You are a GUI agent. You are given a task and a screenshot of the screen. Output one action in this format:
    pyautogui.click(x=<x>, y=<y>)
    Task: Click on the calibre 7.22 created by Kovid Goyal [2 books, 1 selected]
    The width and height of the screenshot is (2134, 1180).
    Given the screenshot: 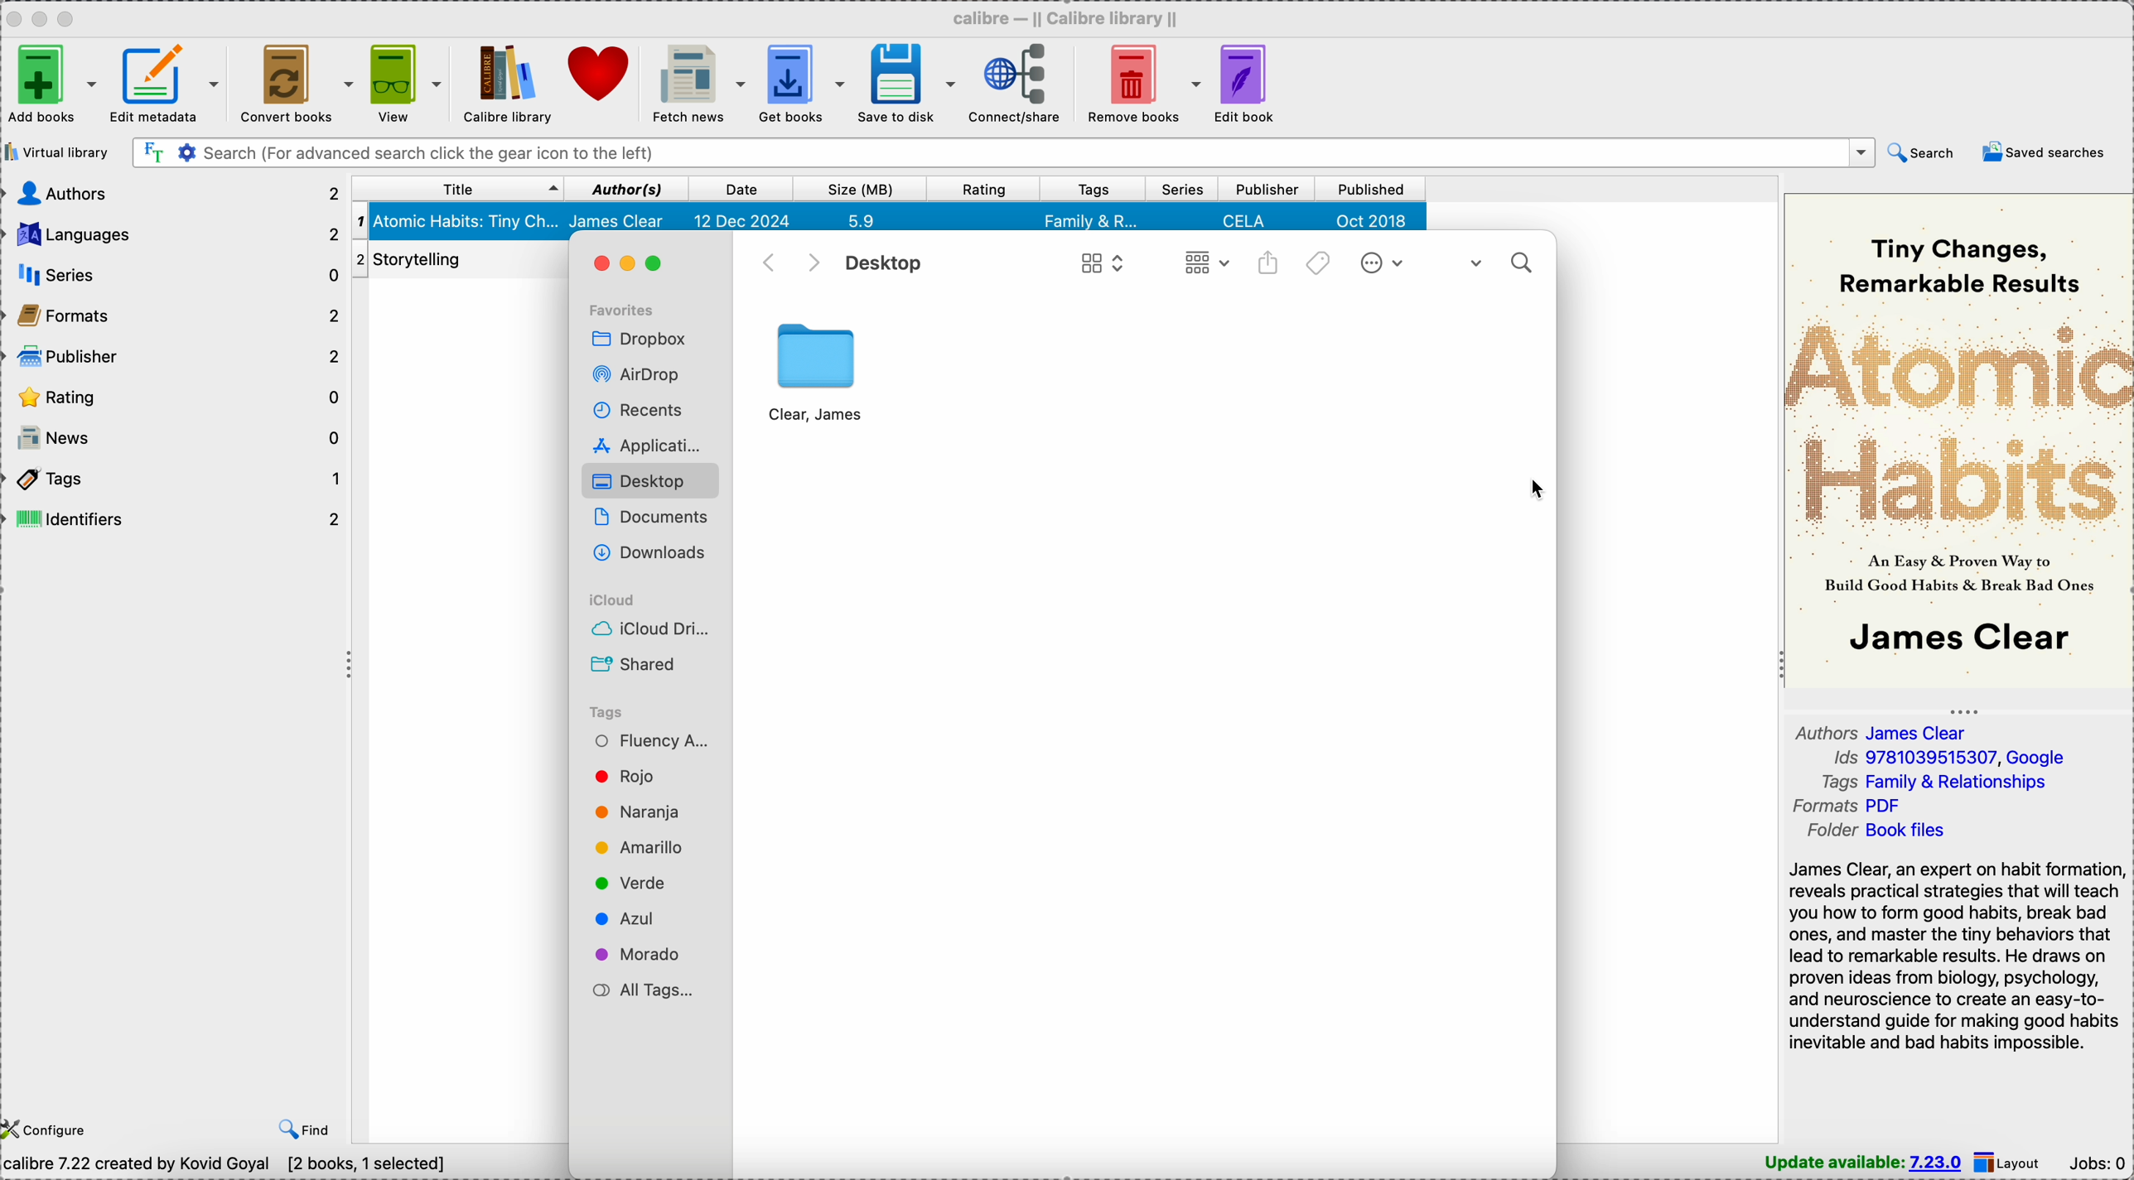 What is the action you would take?
    pyautogui.click(x=224, y=1166)
    